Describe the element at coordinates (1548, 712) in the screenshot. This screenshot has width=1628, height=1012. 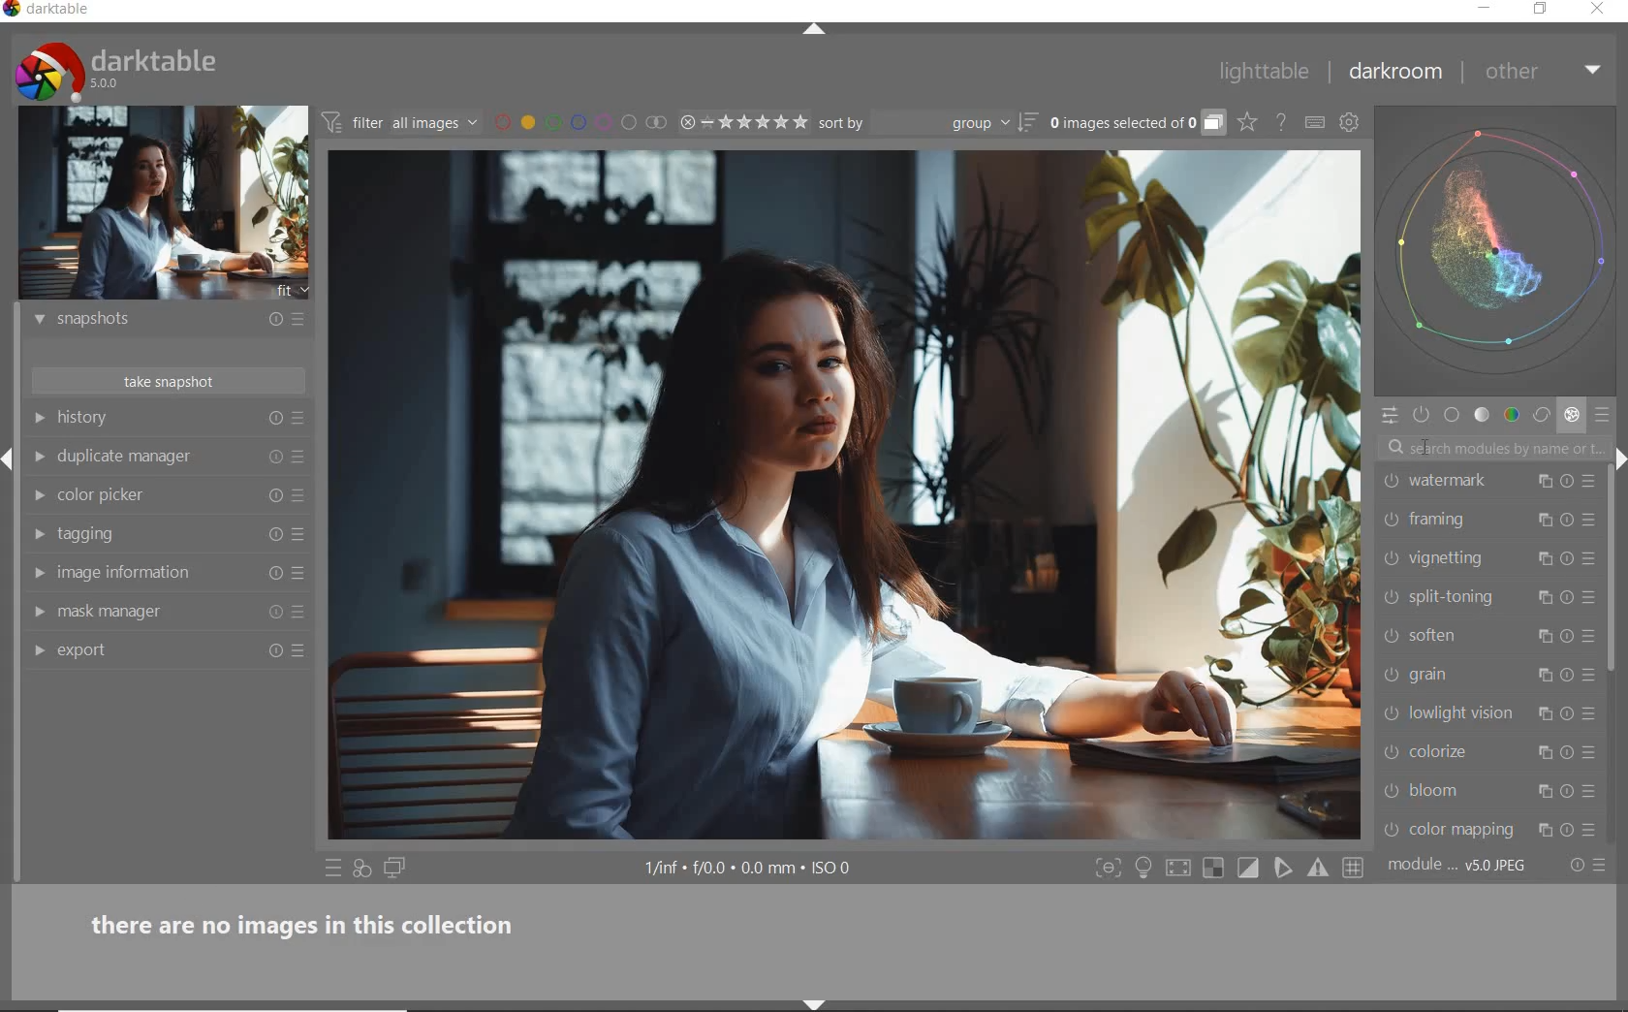
I see `multiple instance actions` at that location.